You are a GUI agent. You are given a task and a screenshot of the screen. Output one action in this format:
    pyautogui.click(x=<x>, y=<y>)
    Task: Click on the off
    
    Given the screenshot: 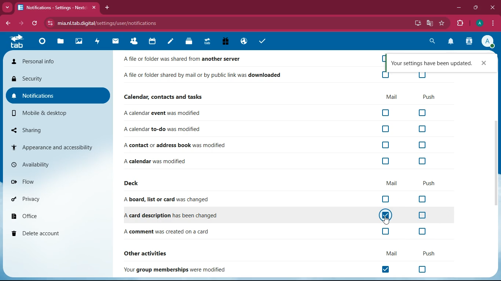 What is the action you would take?
    pyautogui.click(x=422, y=145)
    